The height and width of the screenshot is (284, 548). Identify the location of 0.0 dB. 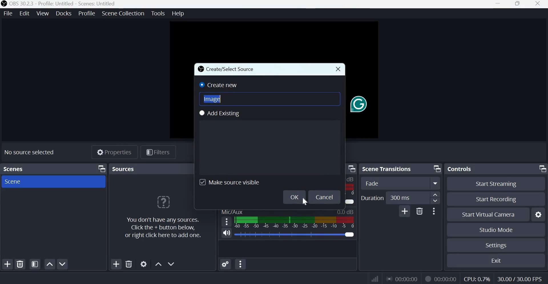
(345, 213).